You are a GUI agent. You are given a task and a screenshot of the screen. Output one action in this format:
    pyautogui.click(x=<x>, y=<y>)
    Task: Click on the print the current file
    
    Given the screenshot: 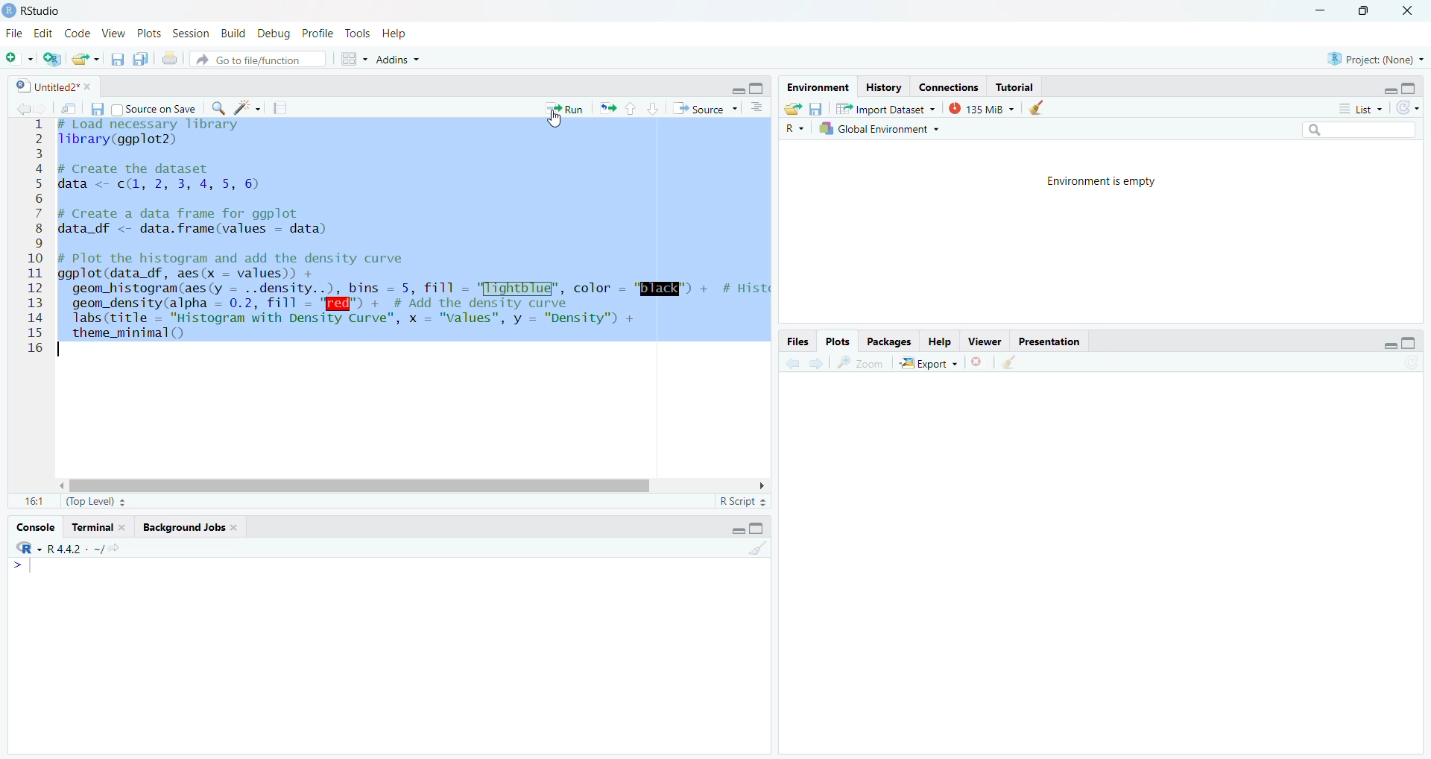 What is the action you would take?
    pyautogui.click(x=170, y=60)
    